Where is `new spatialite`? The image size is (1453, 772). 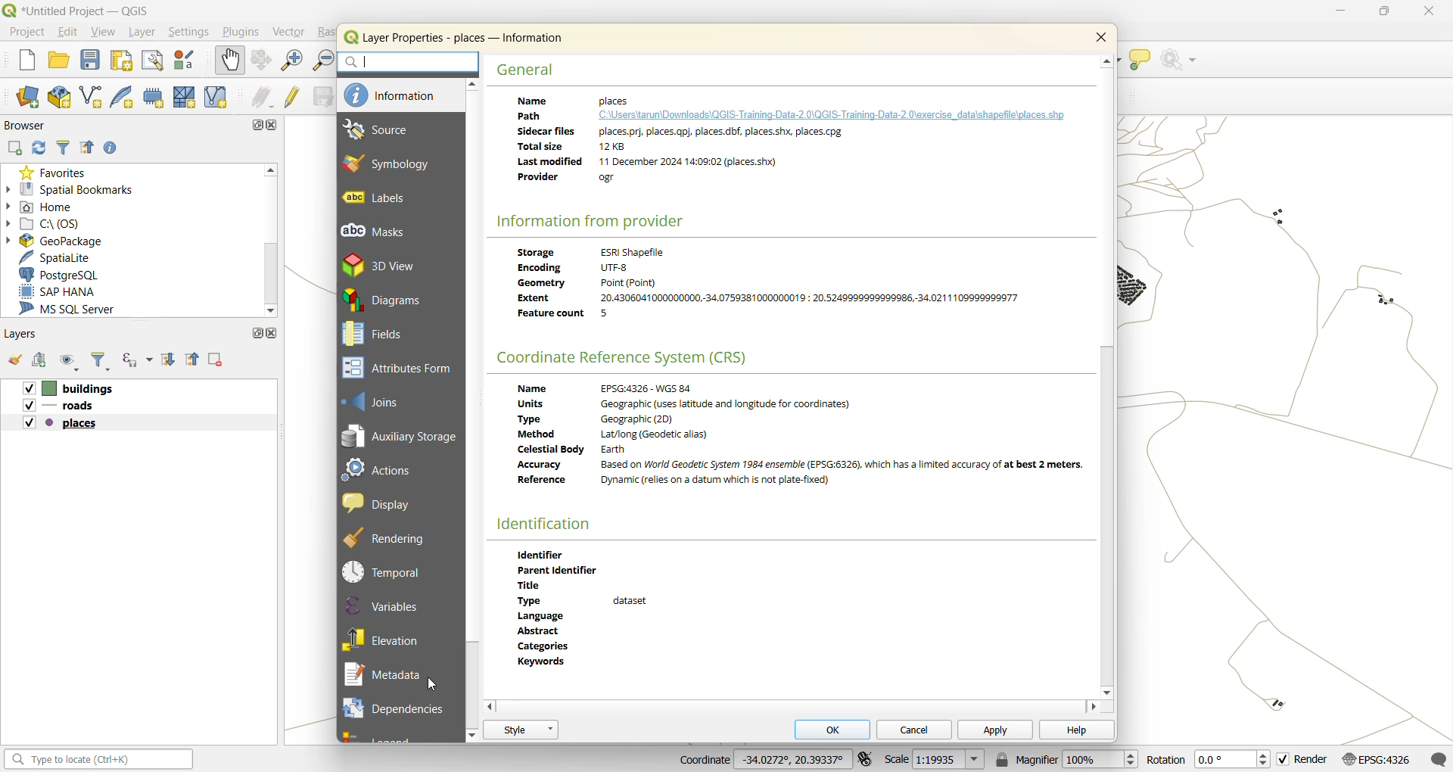
new spatialite is located at coordinates (127, 98).